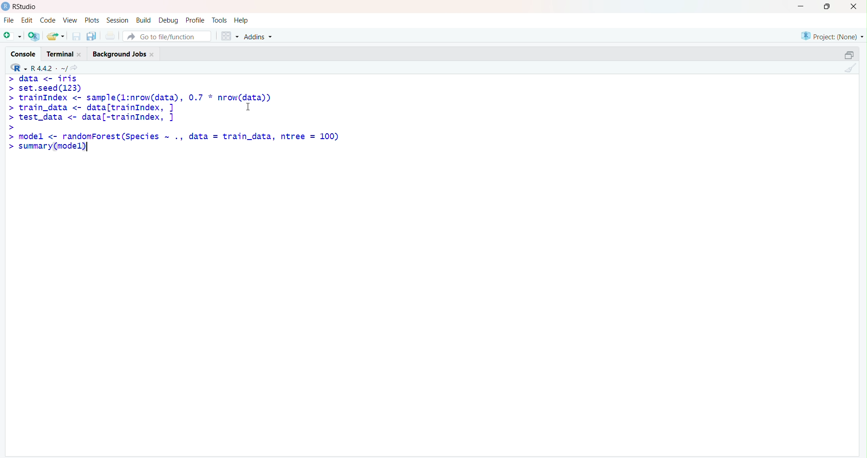  I want to click on Close, so click(854, 7).